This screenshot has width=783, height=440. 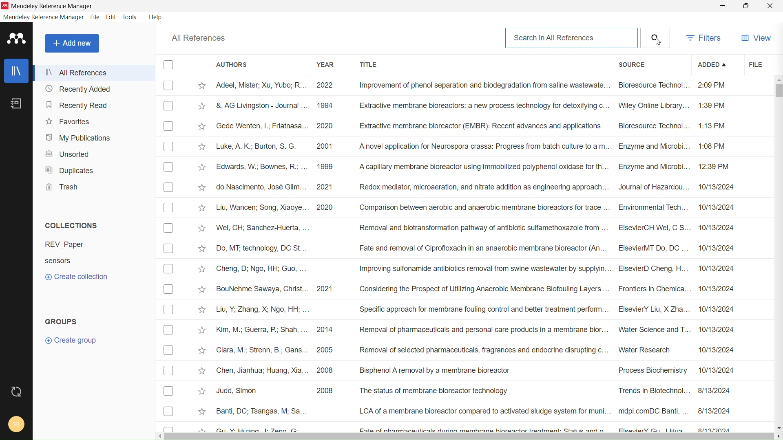 I want to click on logo, so click(x=5, y=6).